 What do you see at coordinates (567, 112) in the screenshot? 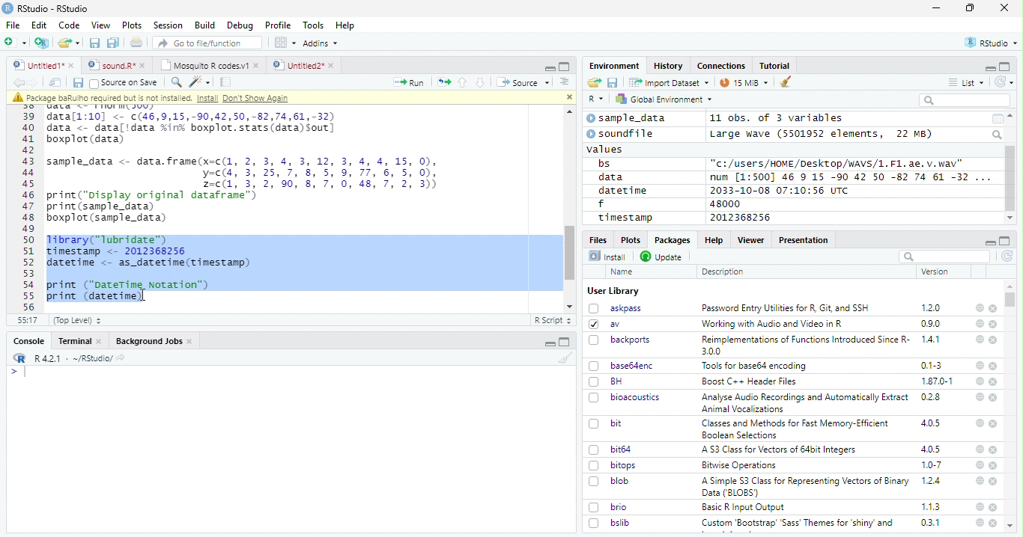
I see `scroll up` at bounding box center [567, 112].